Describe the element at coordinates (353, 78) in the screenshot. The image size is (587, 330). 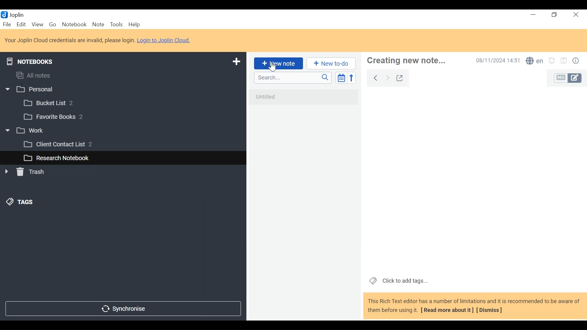
I see `Reverse Sort order` at that location.